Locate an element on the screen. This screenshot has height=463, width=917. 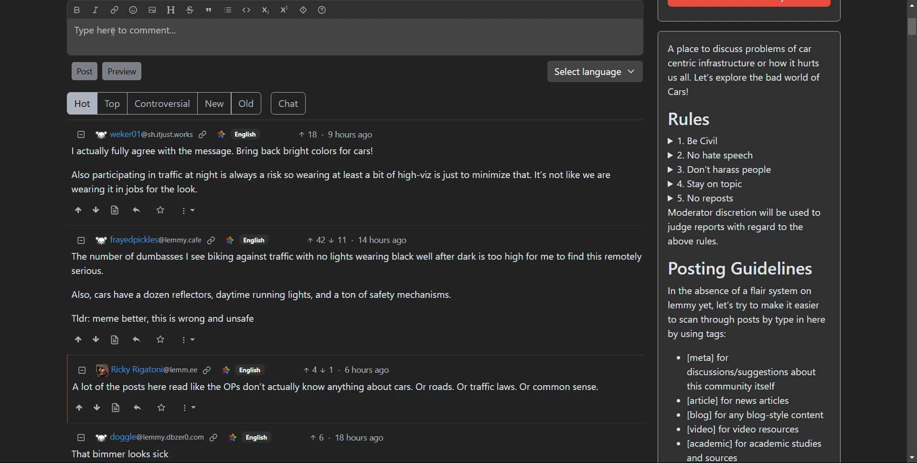
view source is located at coordinates (114, 210).